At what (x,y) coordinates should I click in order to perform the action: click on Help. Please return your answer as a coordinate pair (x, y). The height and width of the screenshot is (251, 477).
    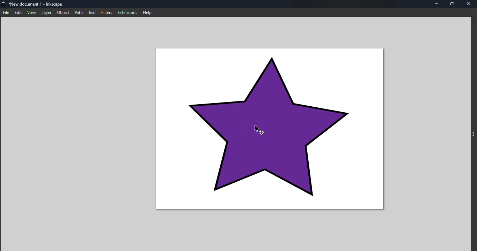
    Looking at the image, I should click on (149, 12).